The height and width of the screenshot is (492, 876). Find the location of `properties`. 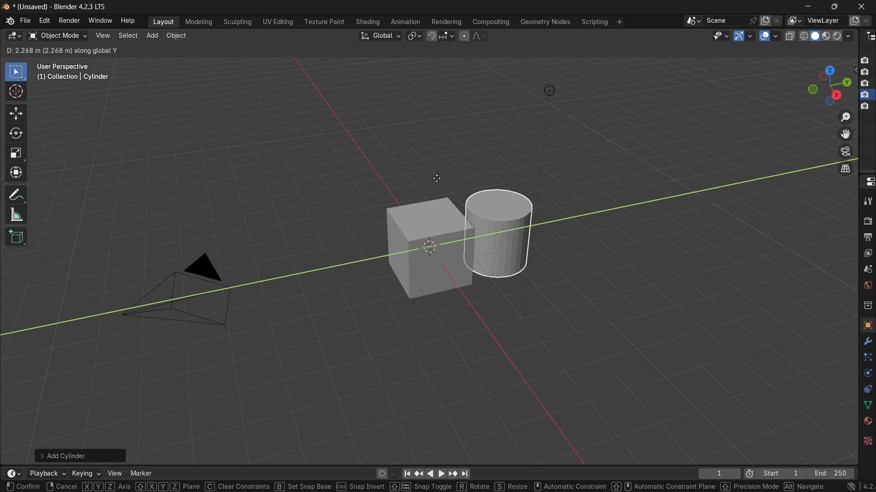

properties is located at coordinates (867, 182).